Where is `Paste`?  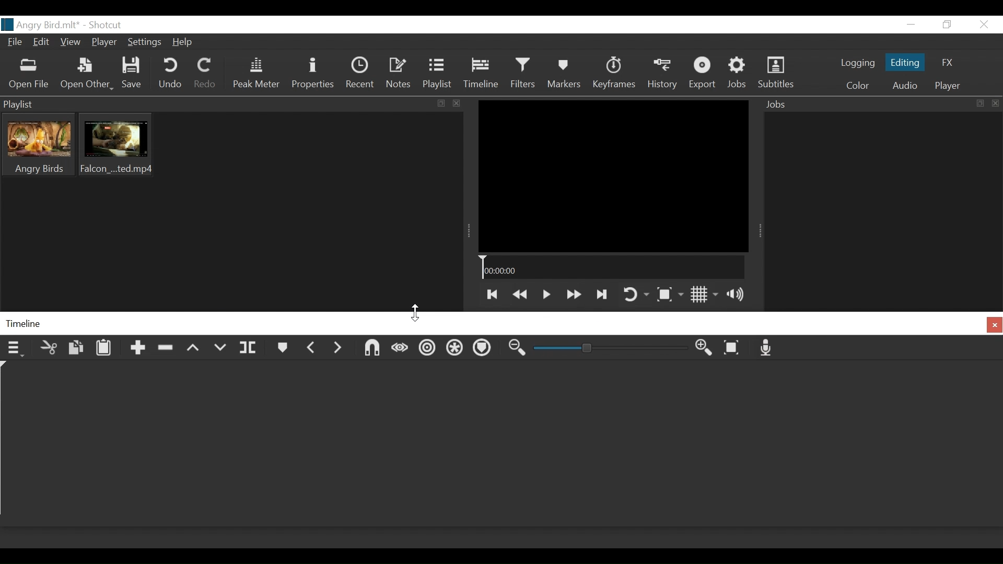 Paste is located at coordinates (107, 350).